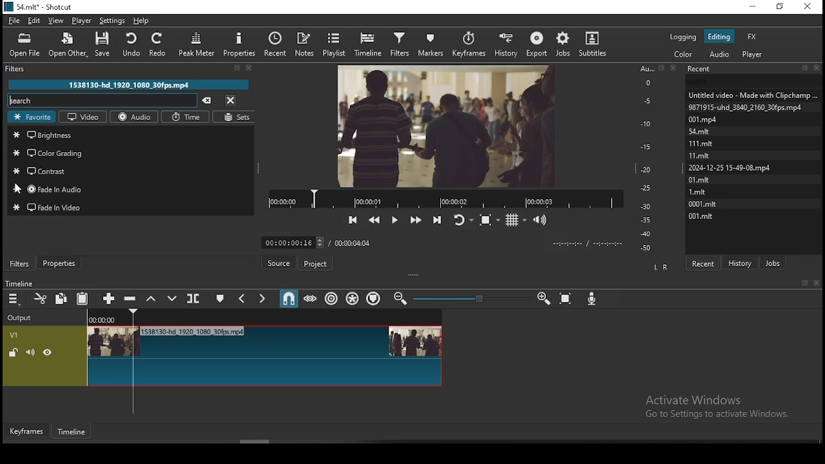 The width and height of the screenshot is (825, 464). I want to click on copy, so click(61, 298).